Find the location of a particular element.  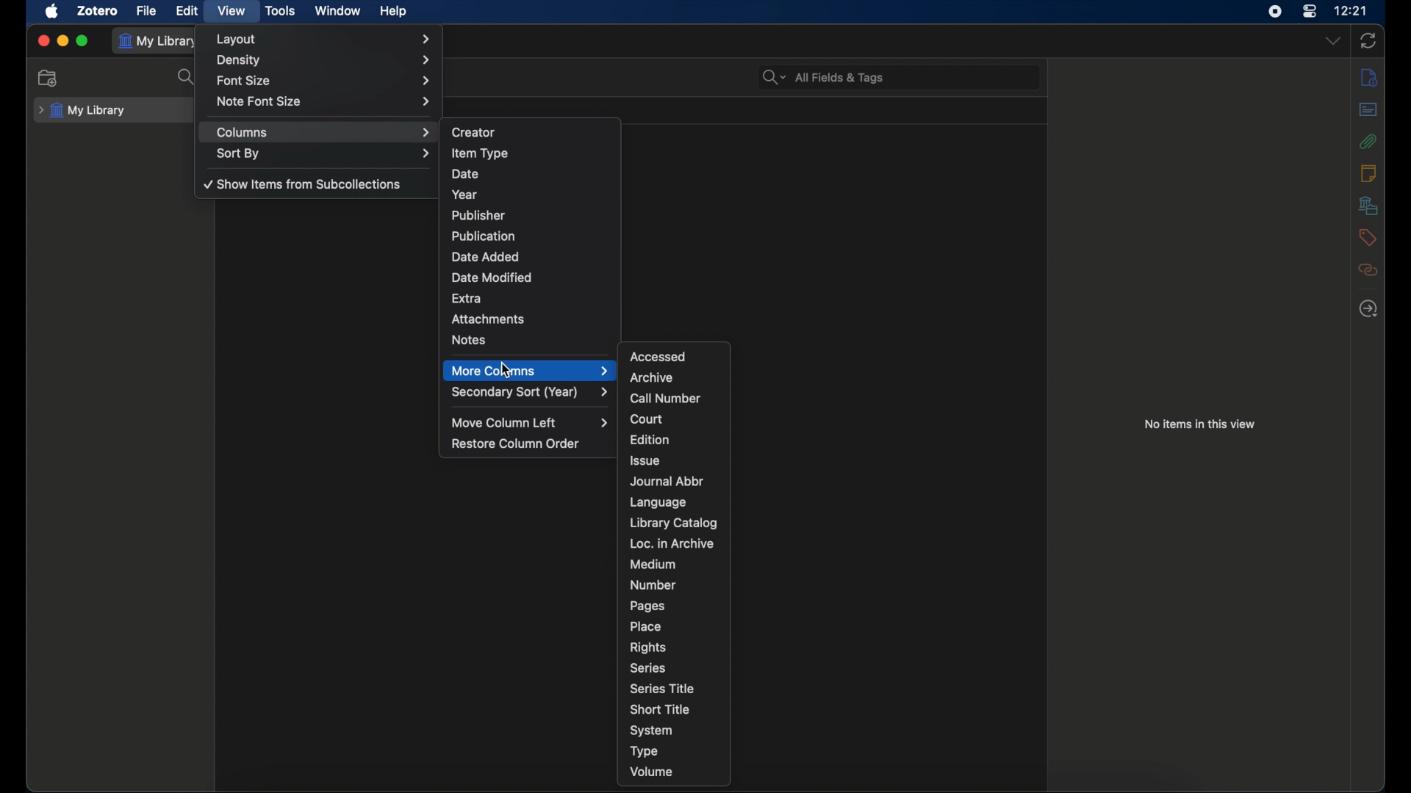

series title is located at coordinates (662, 688).